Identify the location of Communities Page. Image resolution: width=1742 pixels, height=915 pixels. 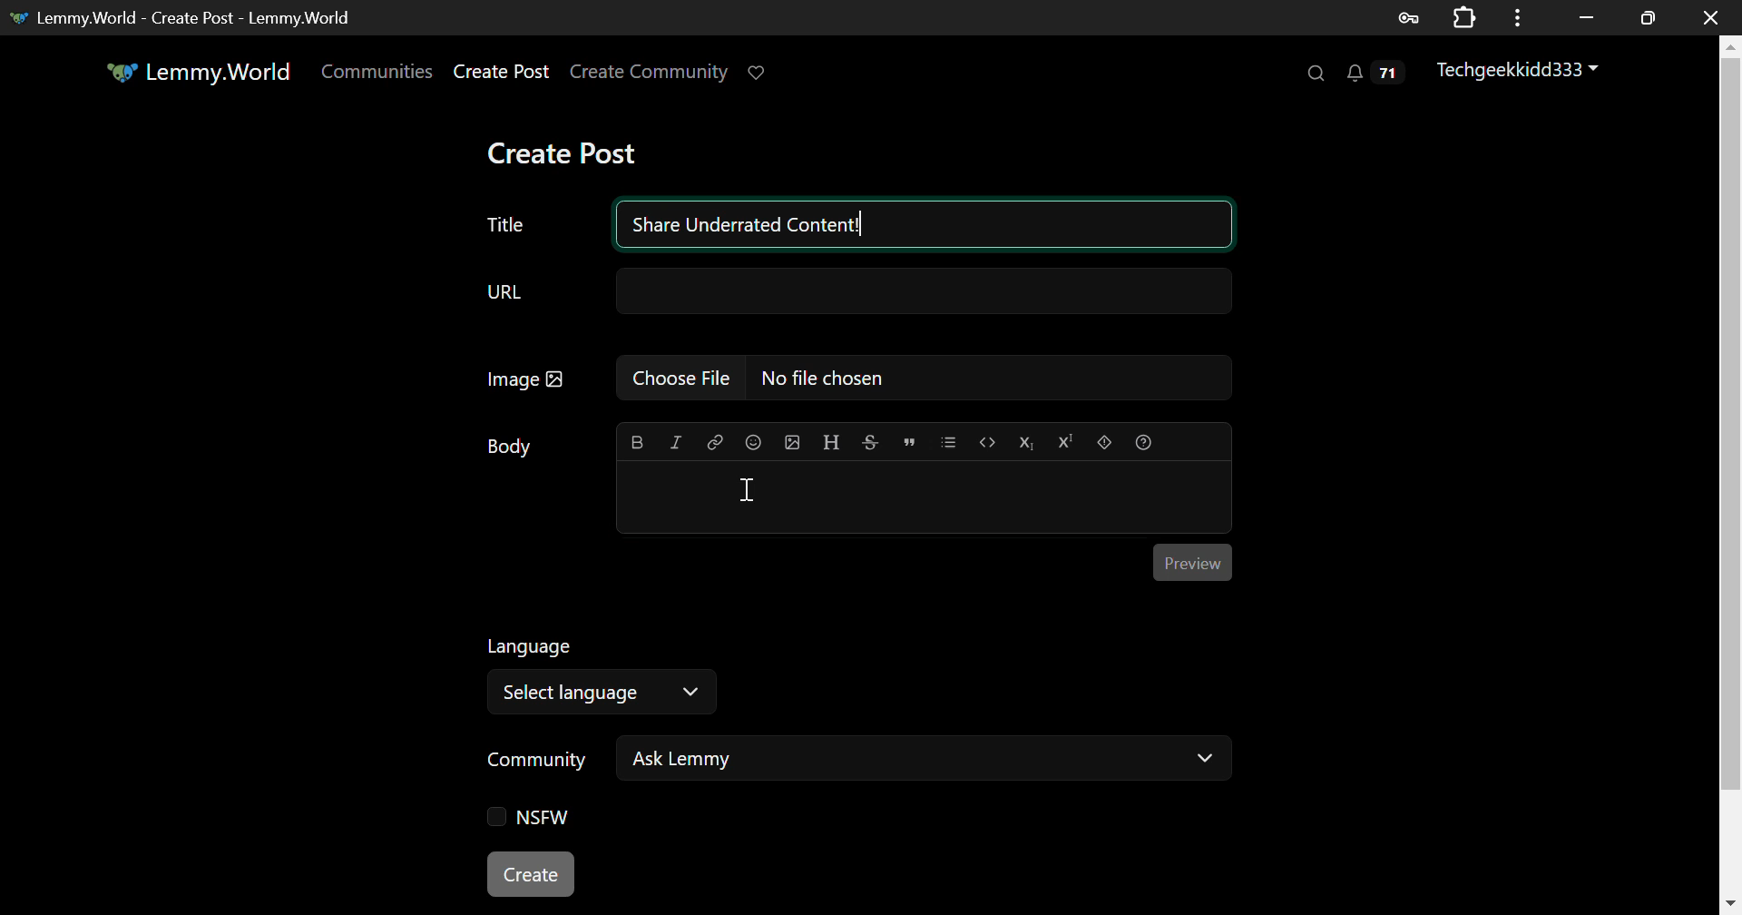
(379, 73).